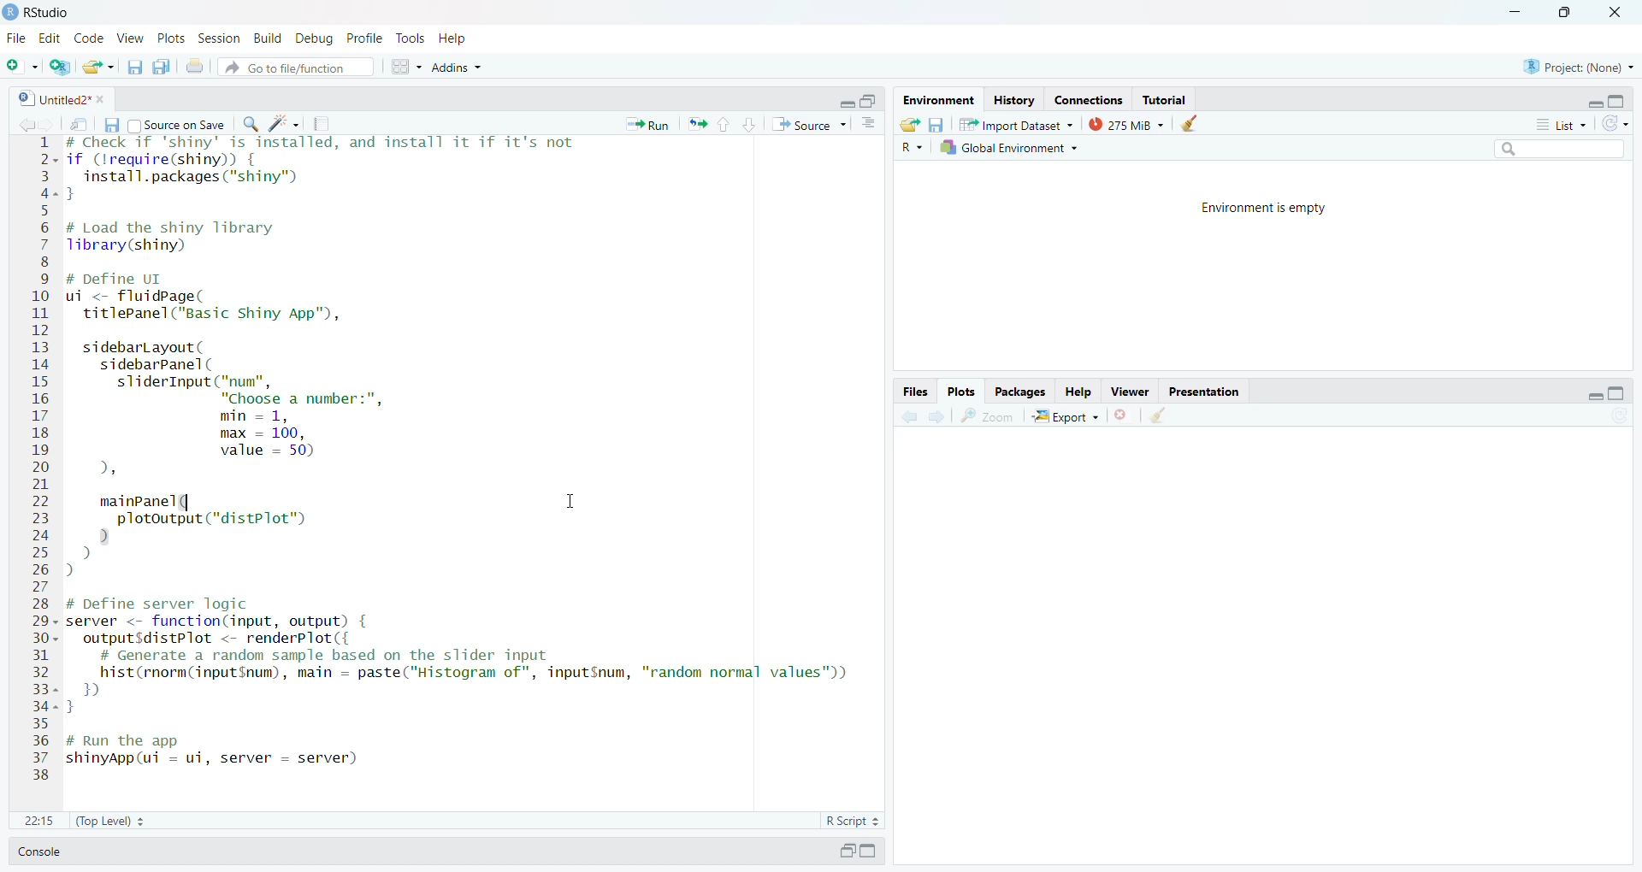 The image size is (1642, 872). I want to click on Global Environment, so click(1012, 146).